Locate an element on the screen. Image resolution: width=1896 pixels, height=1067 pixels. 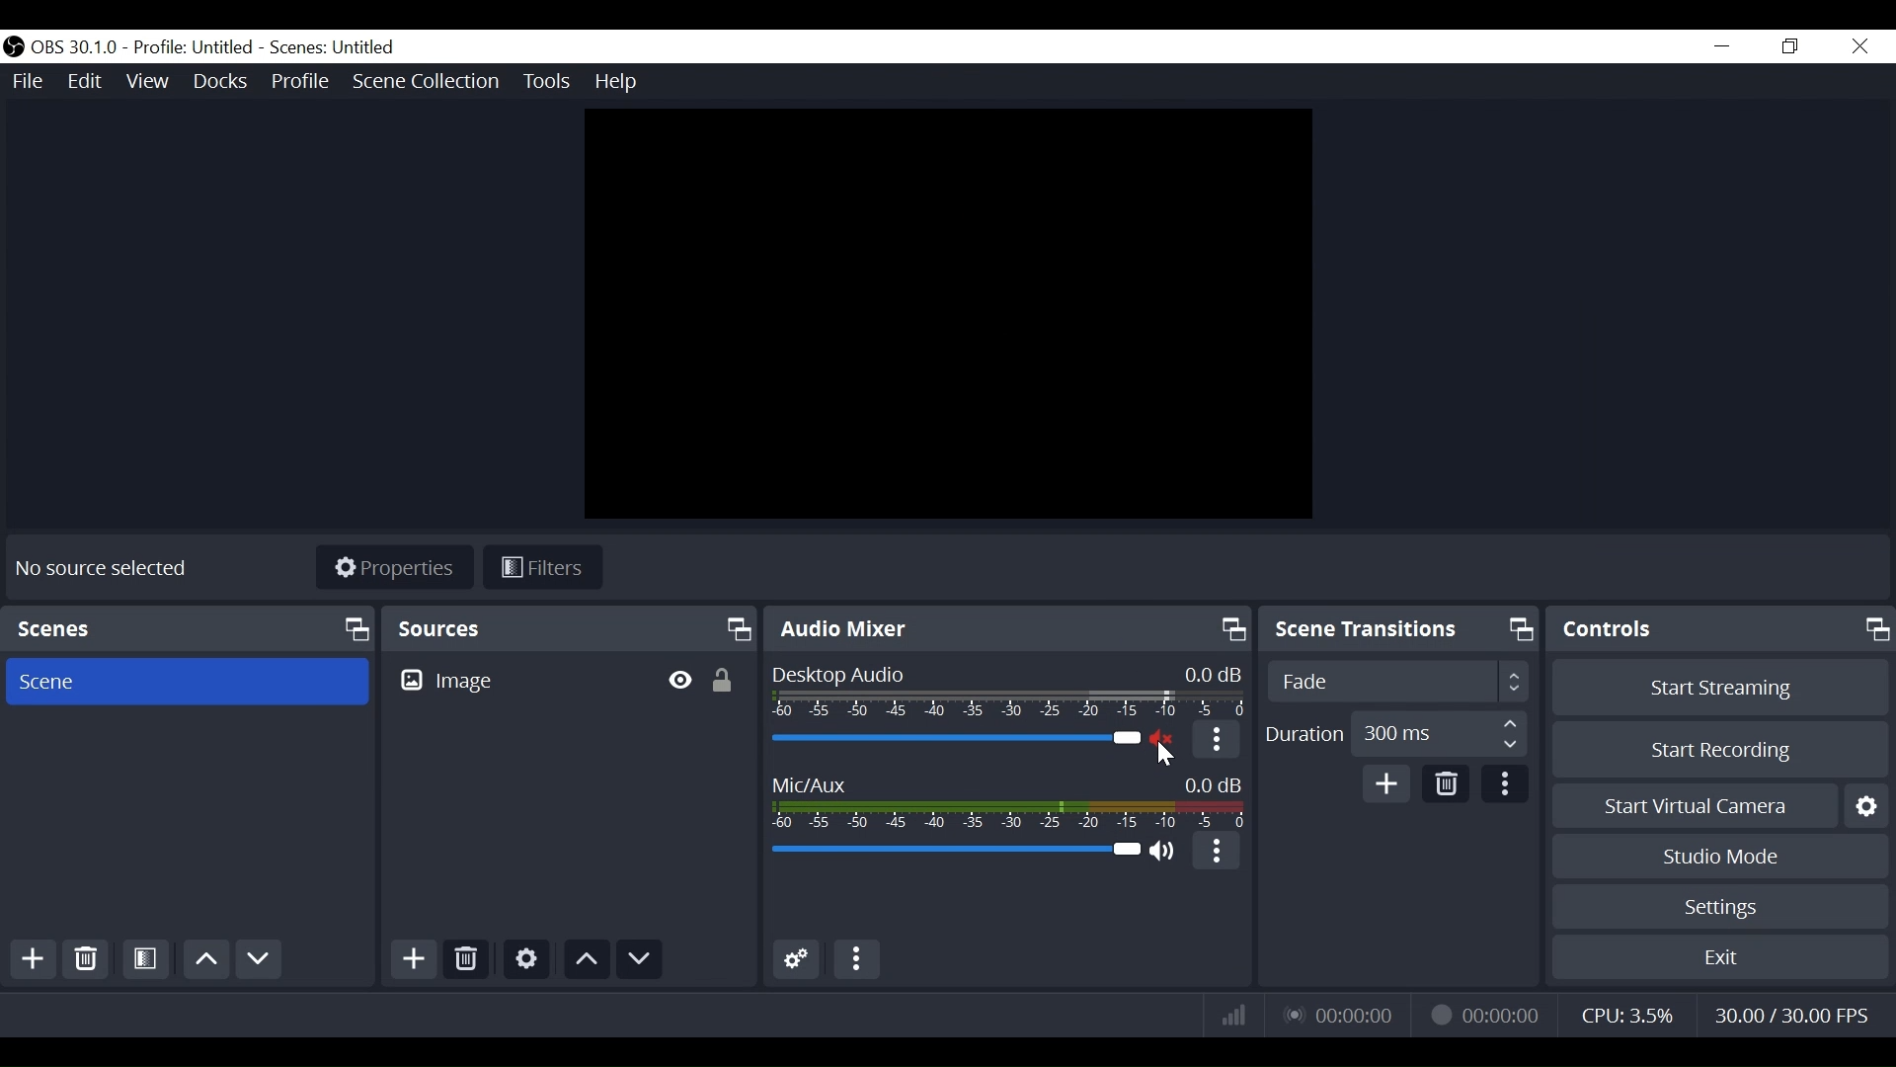
Hide/Display Source is located at coordinates (678, 679).